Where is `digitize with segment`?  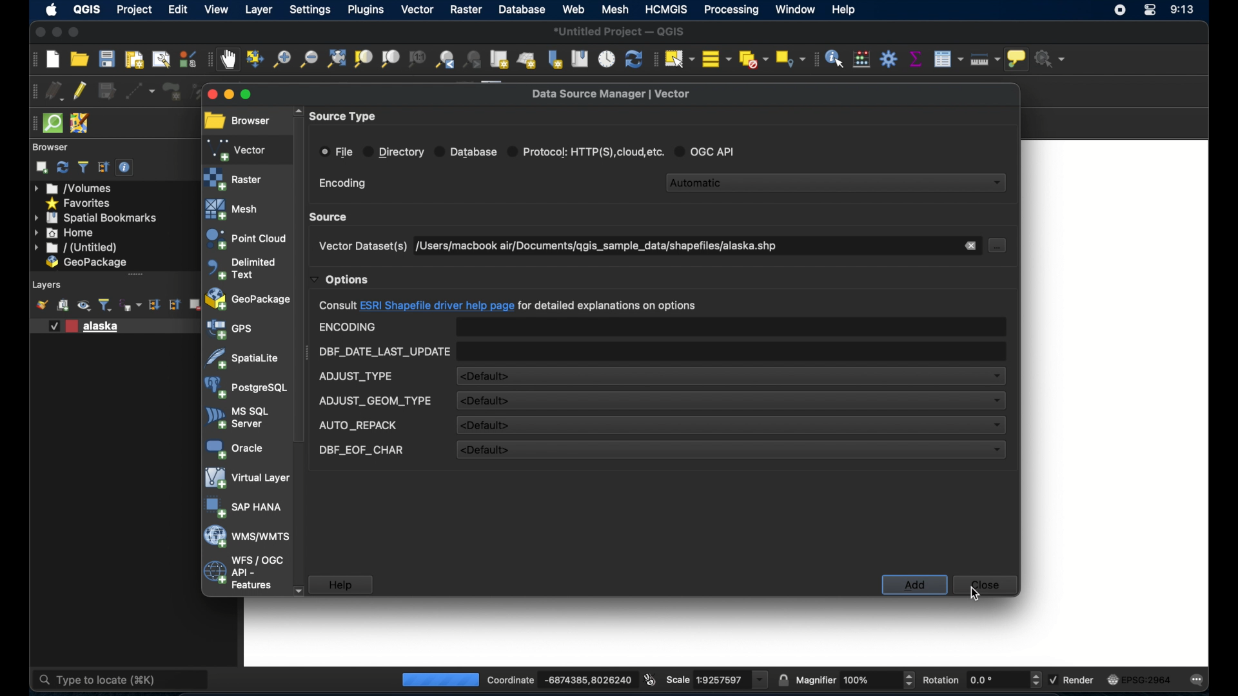 digitize with segment is located at coordinates (141, 90).